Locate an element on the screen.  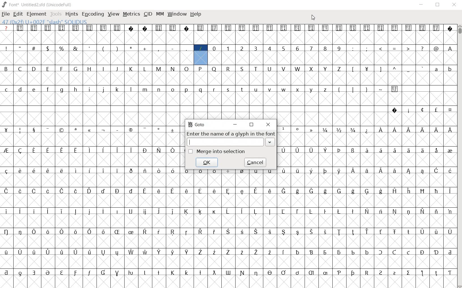
GoTo is located at coordinates (197, 124).